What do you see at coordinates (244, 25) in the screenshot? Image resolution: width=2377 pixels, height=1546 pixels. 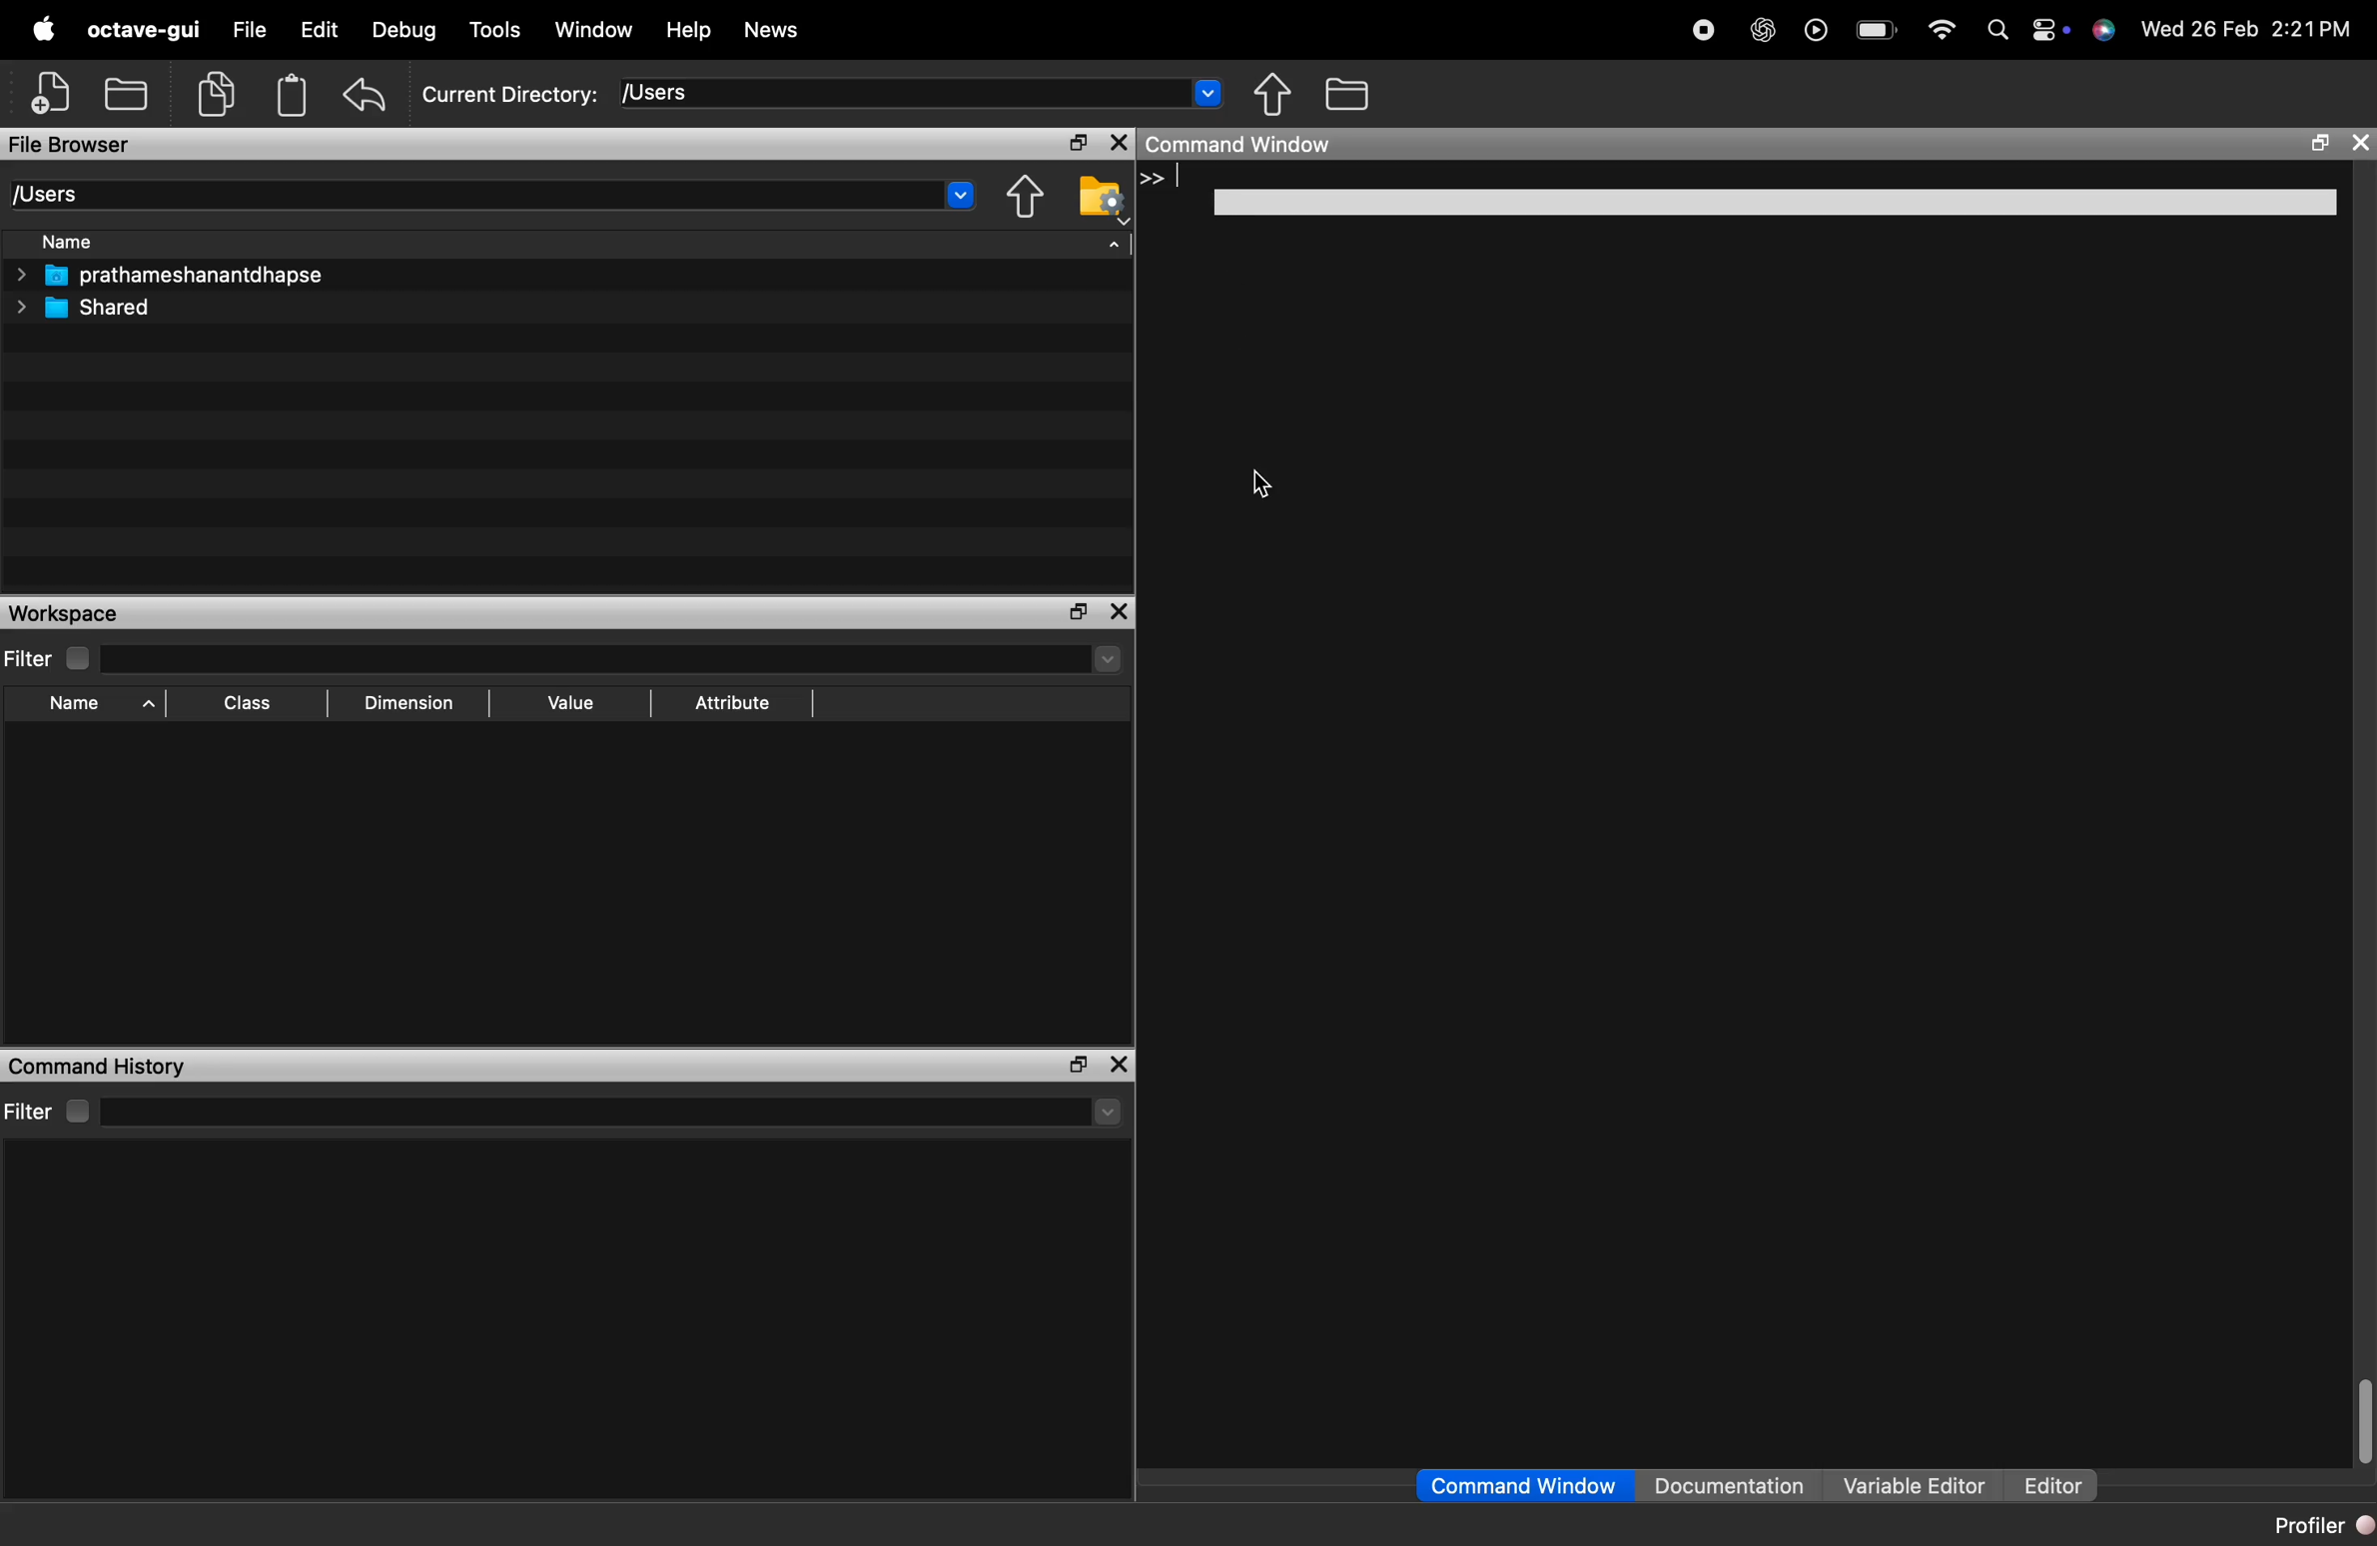 I see `File` at bounding box center [244, 25].